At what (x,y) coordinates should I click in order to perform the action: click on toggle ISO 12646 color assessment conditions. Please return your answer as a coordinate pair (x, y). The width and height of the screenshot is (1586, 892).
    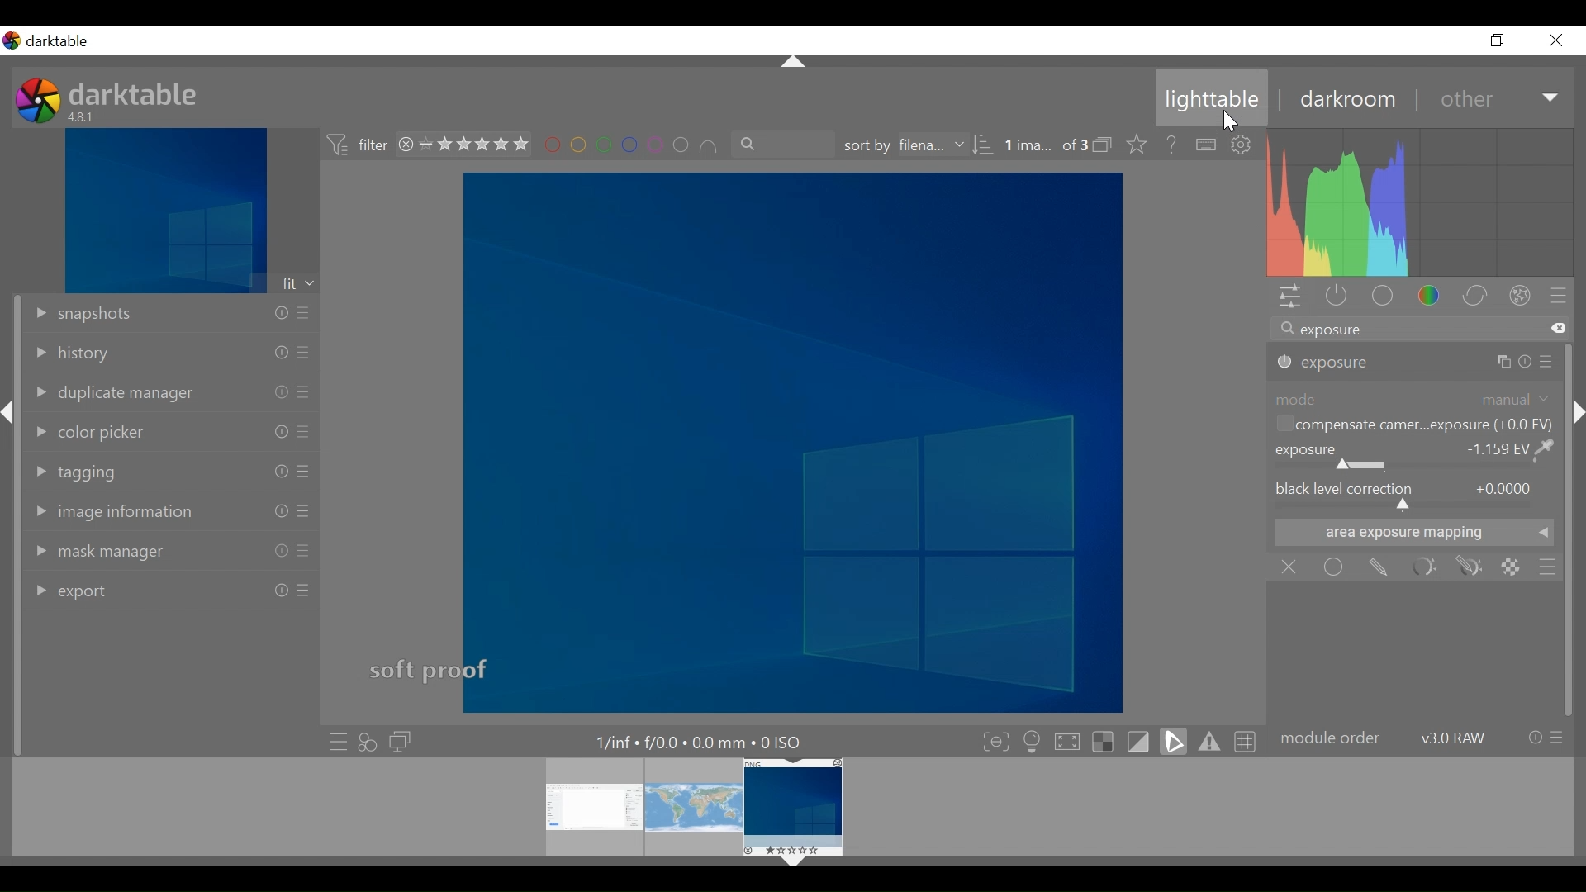
    Looking at the image, I should click on (1030, 739).